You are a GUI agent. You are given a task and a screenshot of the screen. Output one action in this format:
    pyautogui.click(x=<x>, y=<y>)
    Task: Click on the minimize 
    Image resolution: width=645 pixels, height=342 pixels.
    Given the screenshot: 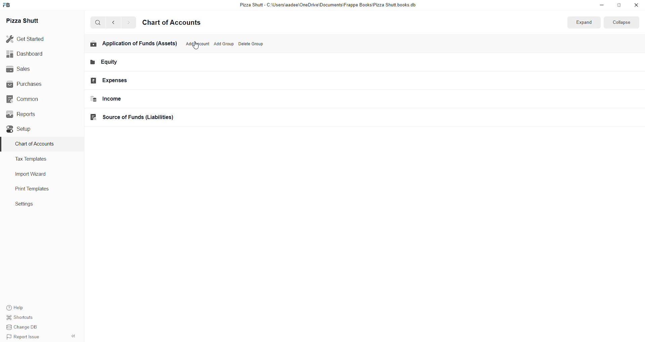 What is the action you would take?
    pyautogui.click(x=598, y=6)
    